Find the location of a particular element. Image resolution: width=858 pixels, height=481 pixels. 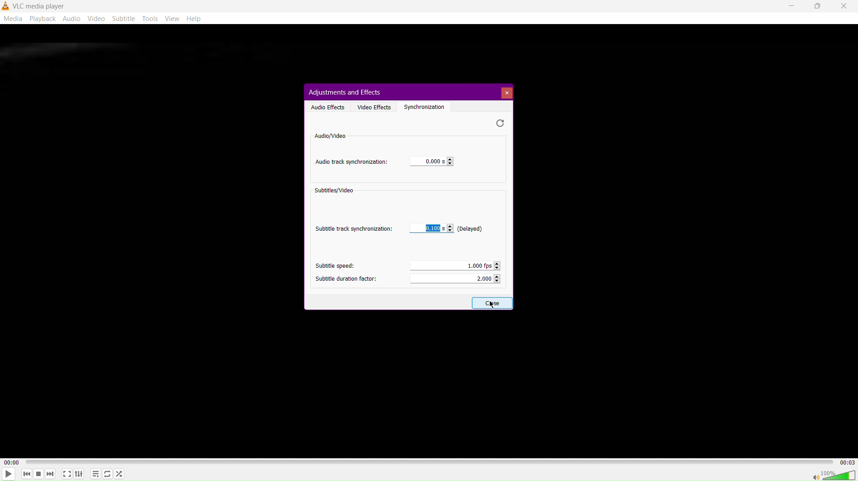

Subtitle speed: is located at coordinates (332, 265).